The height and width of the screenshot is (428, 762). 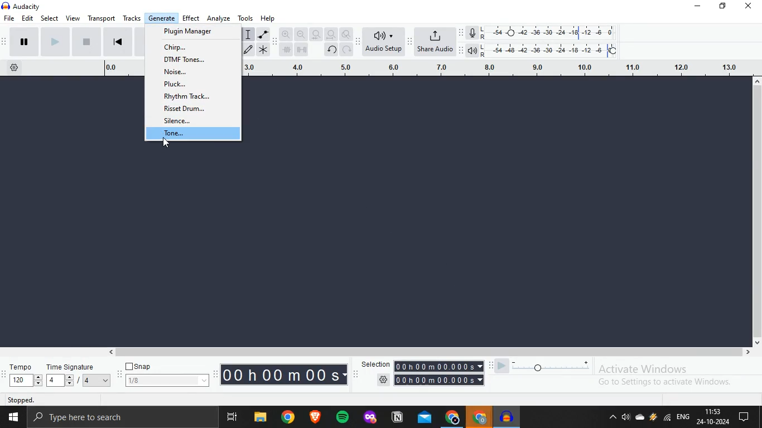 What do you see at coordinates (123, 417) in the screenshot?
I see `Search bar` at bounding box center [123, 417].